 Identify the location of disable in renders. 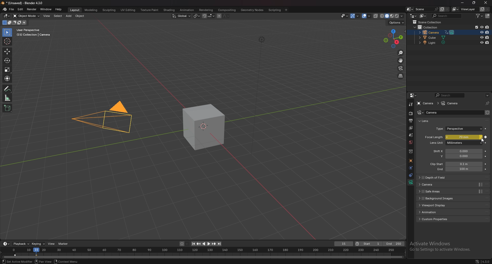
(487, 37).